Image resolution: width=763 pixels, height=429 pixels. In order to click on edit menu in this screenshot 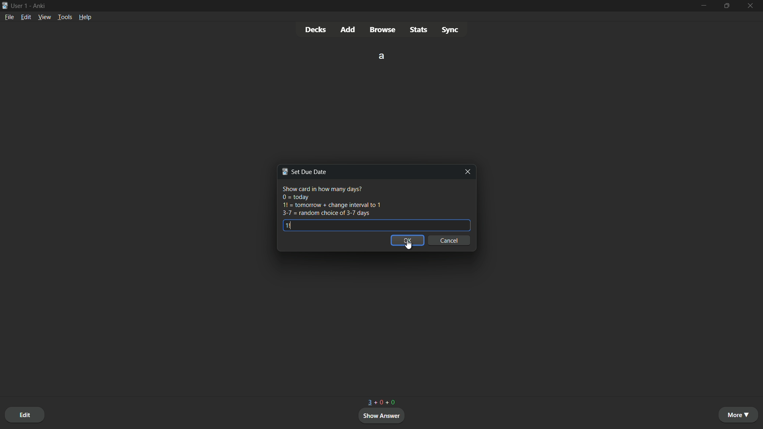, I will do `click(26, 17)`.